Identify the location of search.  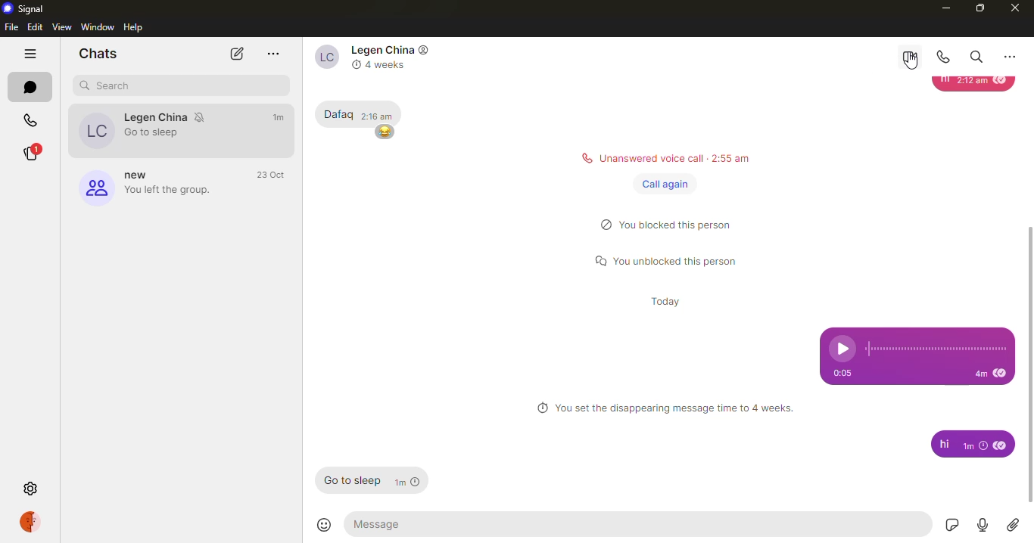
(976, 56).